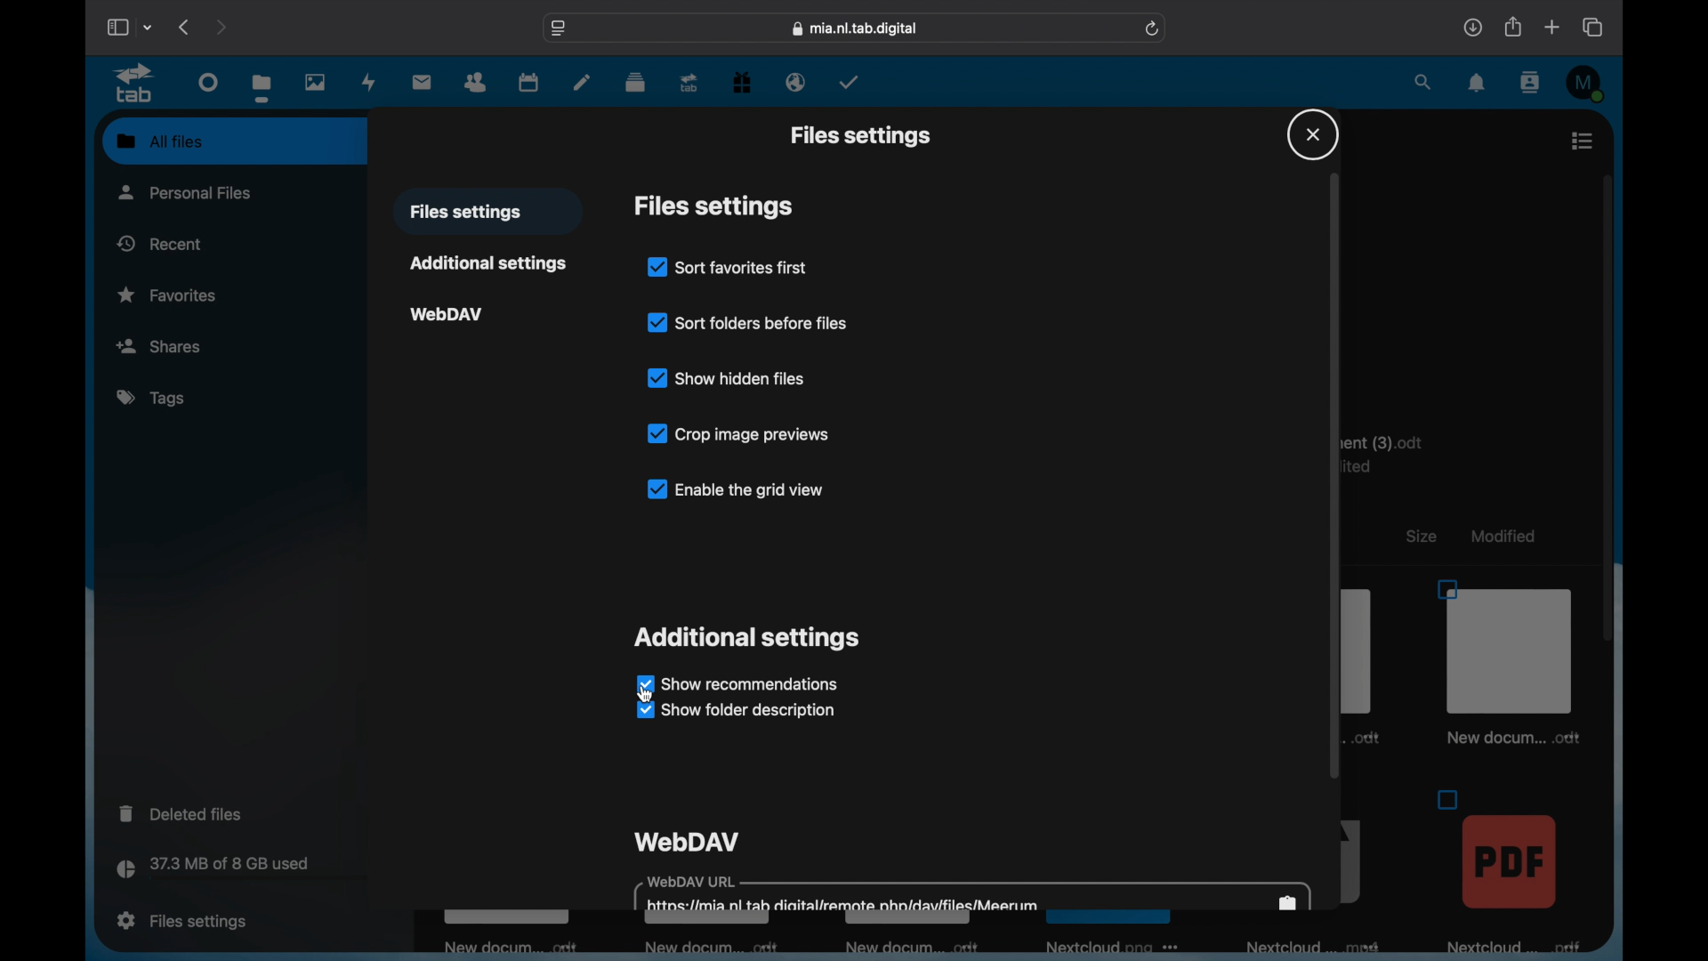 Image resolution: width=1708 pixels, height=961 pixels. I want to click on tags, so click(154, 399).